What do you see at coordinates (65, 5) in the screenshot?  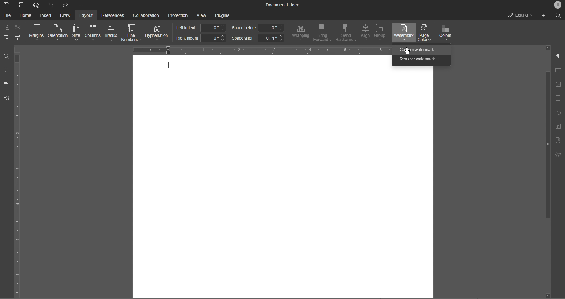 I see `Redo` at bounding box center [65, 5].